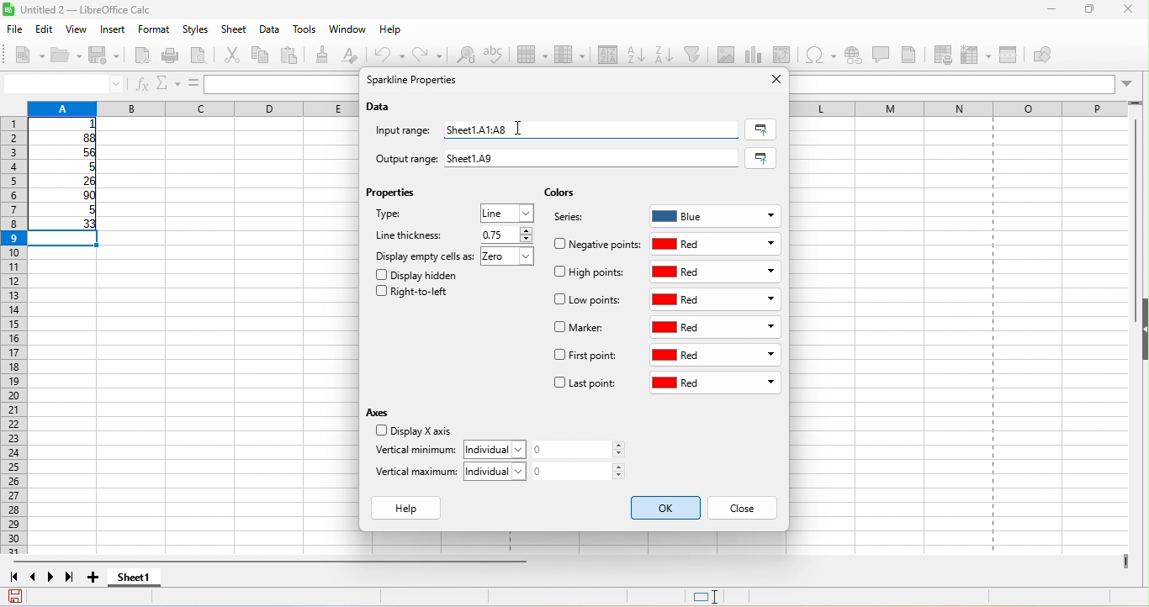  I want to click on cut, so click(233, 56).